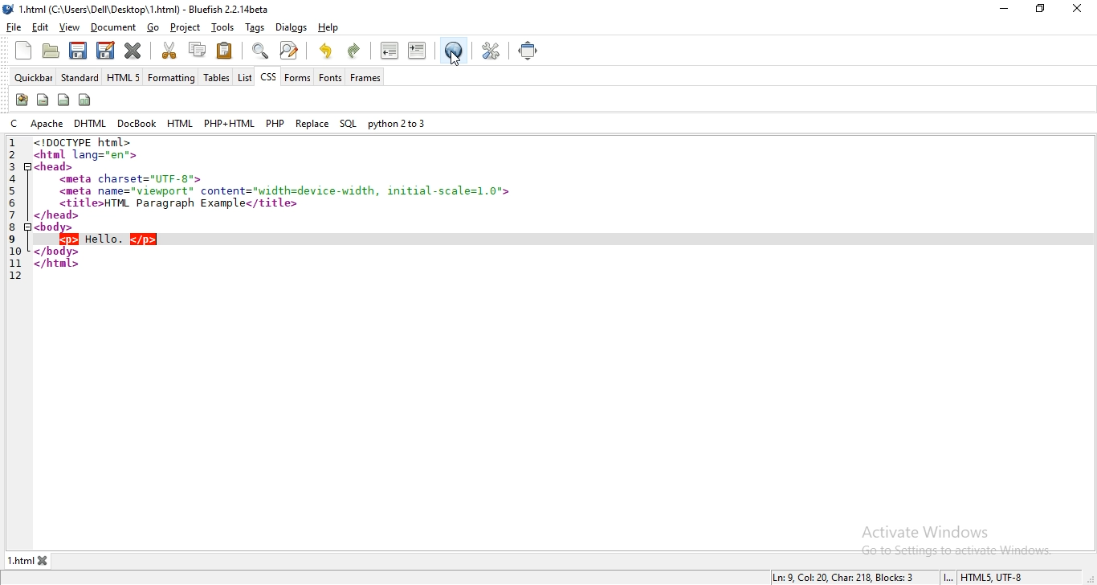 The width and height of the screenshot is (1097, 585). Describe the element at coordinates (10, 9) in the screenshot. I see `logo` at that location.